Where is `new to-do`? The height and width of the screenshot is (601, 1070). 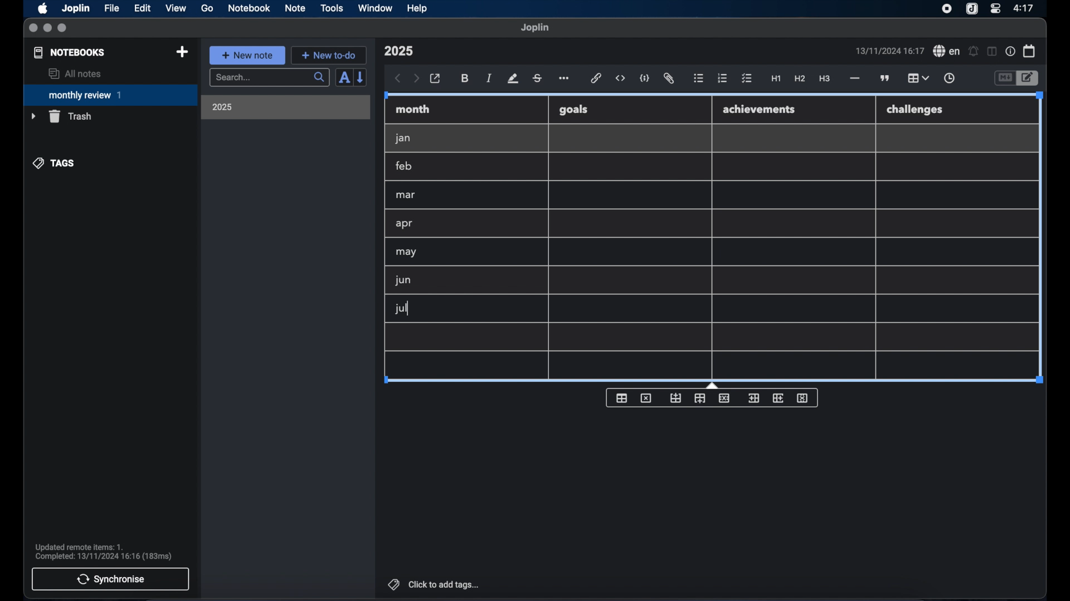 new to-do is located at coordinates (329, 55).